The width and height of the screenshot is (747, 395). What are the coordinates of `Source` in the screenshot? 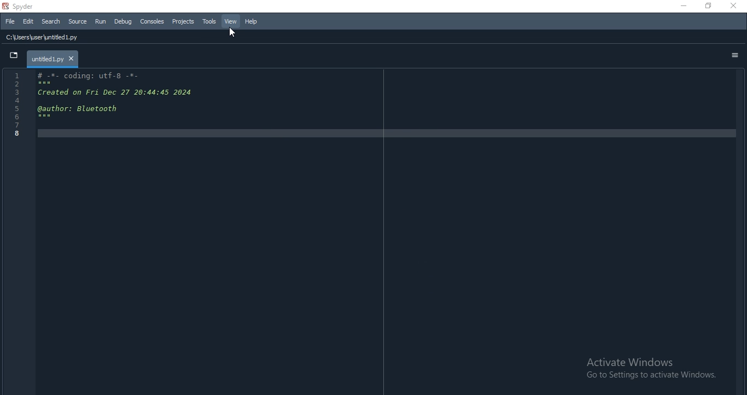 It's located at (78, 21).